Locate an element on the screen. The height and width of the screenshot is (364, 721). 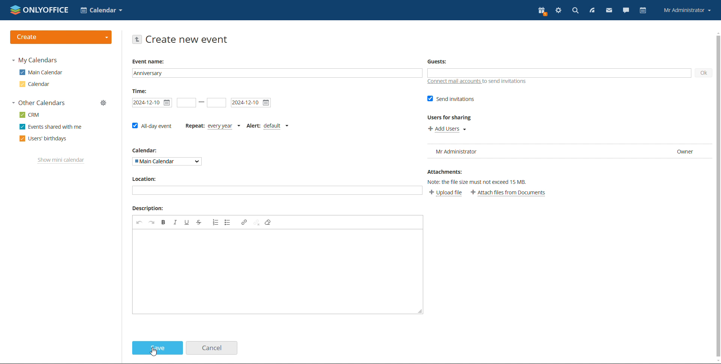
cursor is located at coordinates (158, 353).